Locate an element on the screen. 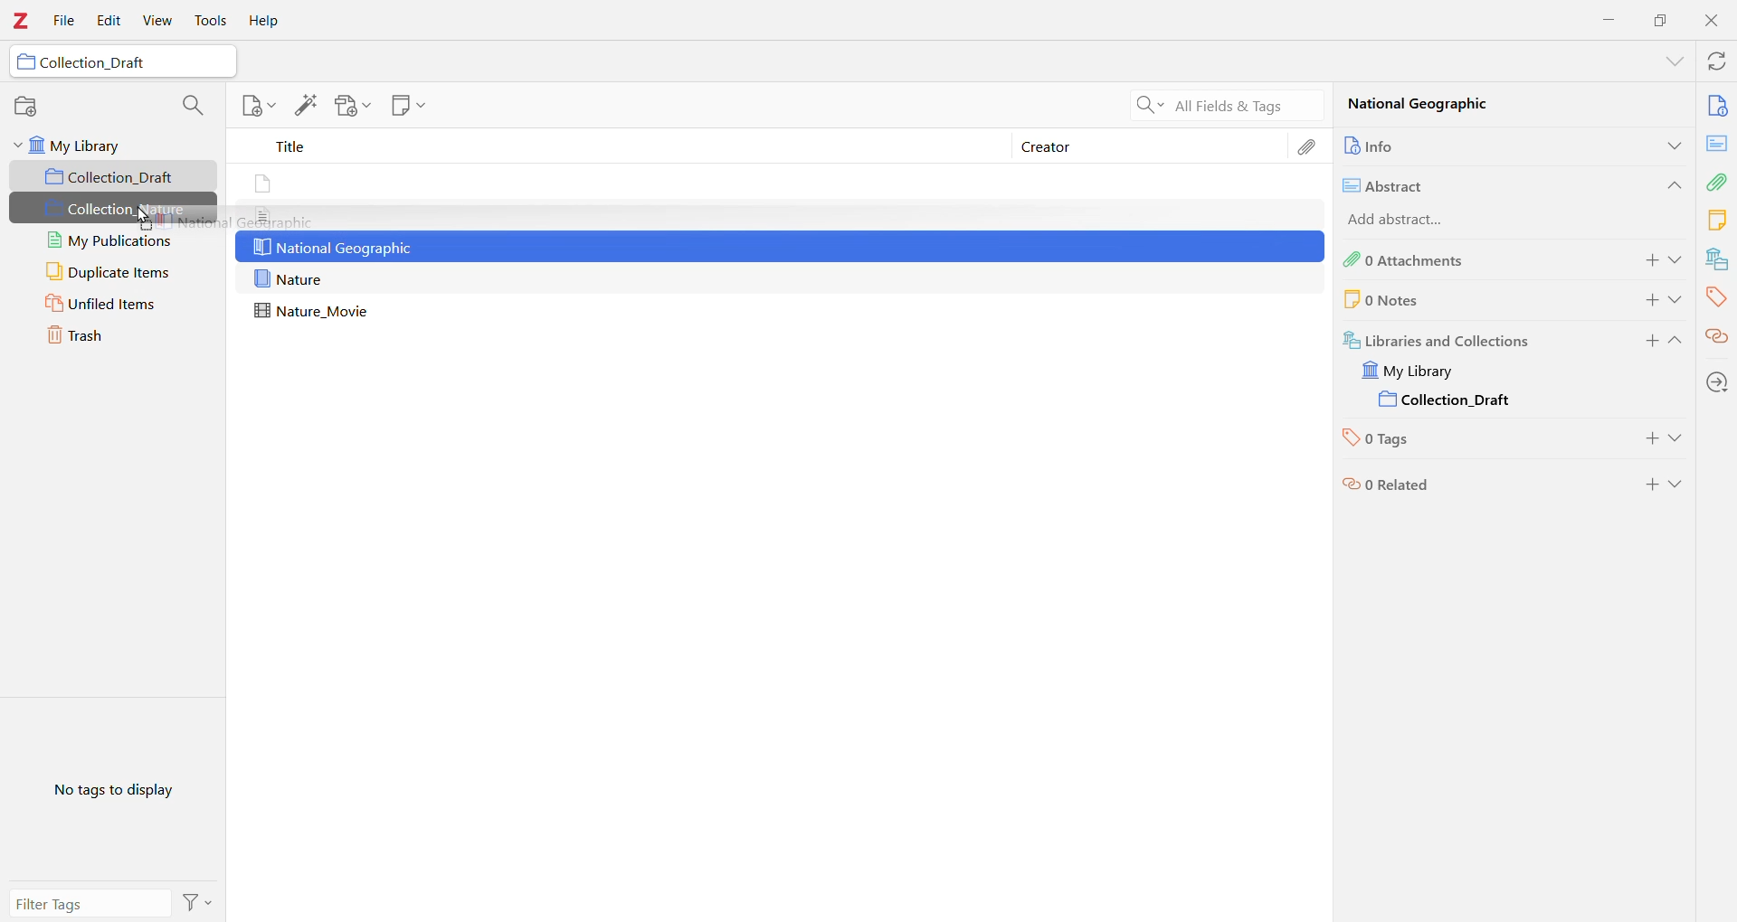 The width and height of the screenshot is (1737, 922). Attachments is located at coordinates (1719, 180).